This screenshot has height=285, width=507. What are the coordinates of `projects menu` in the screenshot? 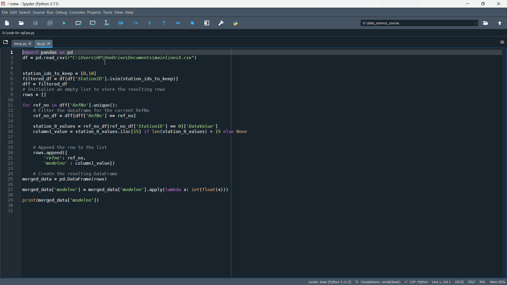 It's located at (94, 12).